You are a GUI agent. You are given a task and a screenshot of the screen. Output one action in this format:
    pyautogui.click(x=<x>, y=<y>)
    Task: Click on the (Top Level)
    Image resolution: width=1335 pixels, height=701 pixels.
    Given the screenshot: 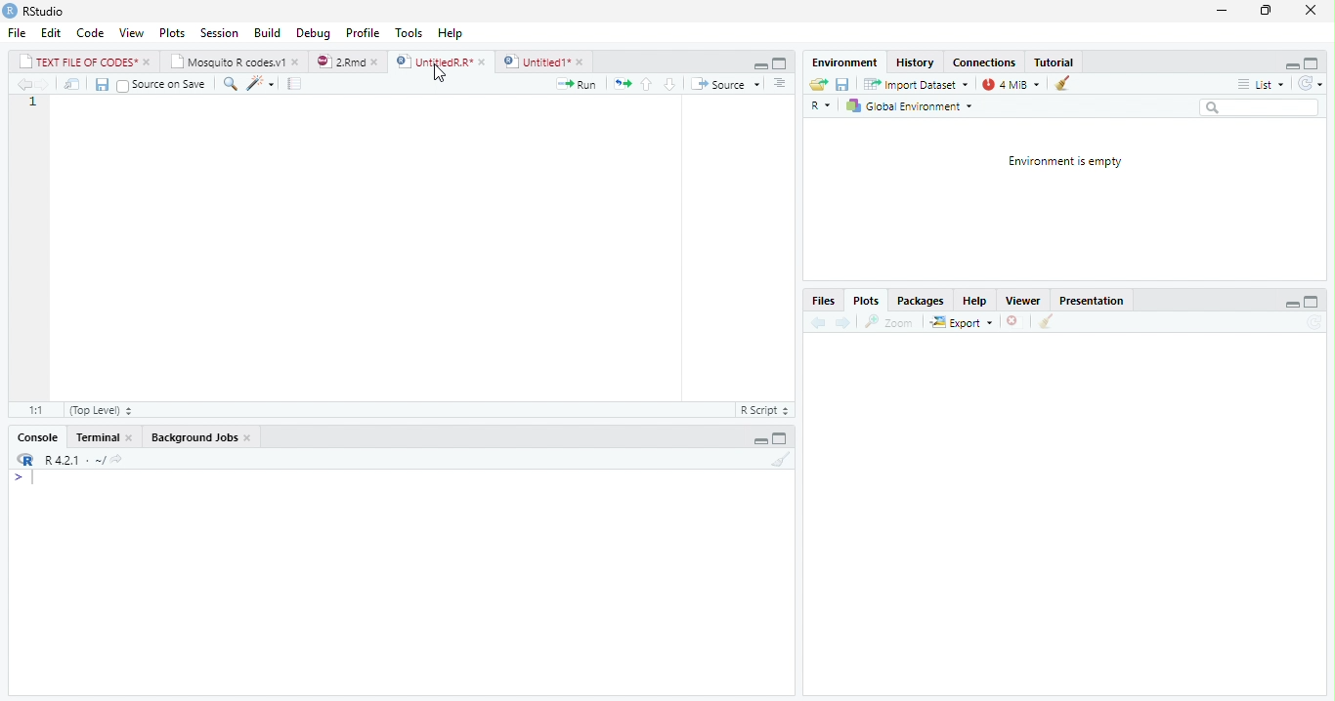 What is the action you would take?
    pyautogui.click(x=98, y=410)
    